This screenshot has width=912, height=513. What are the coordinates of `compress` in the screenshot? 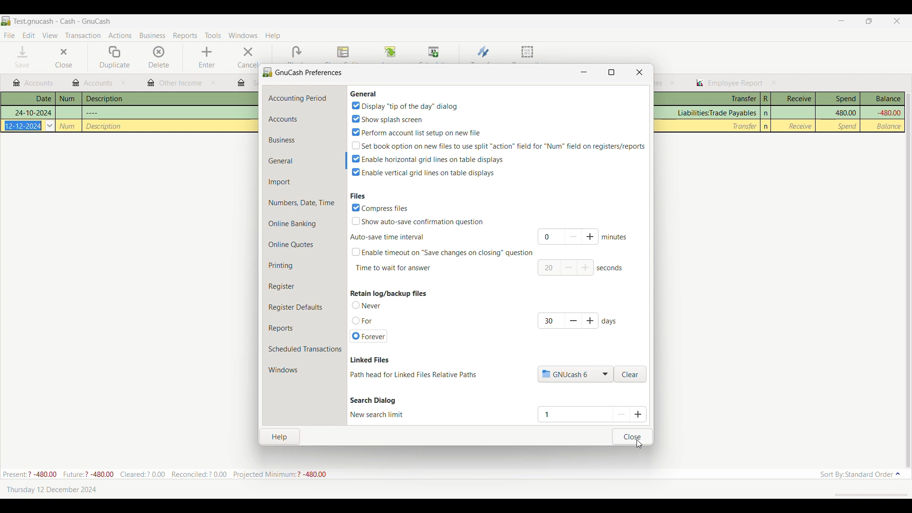 It's located at (381, 208).